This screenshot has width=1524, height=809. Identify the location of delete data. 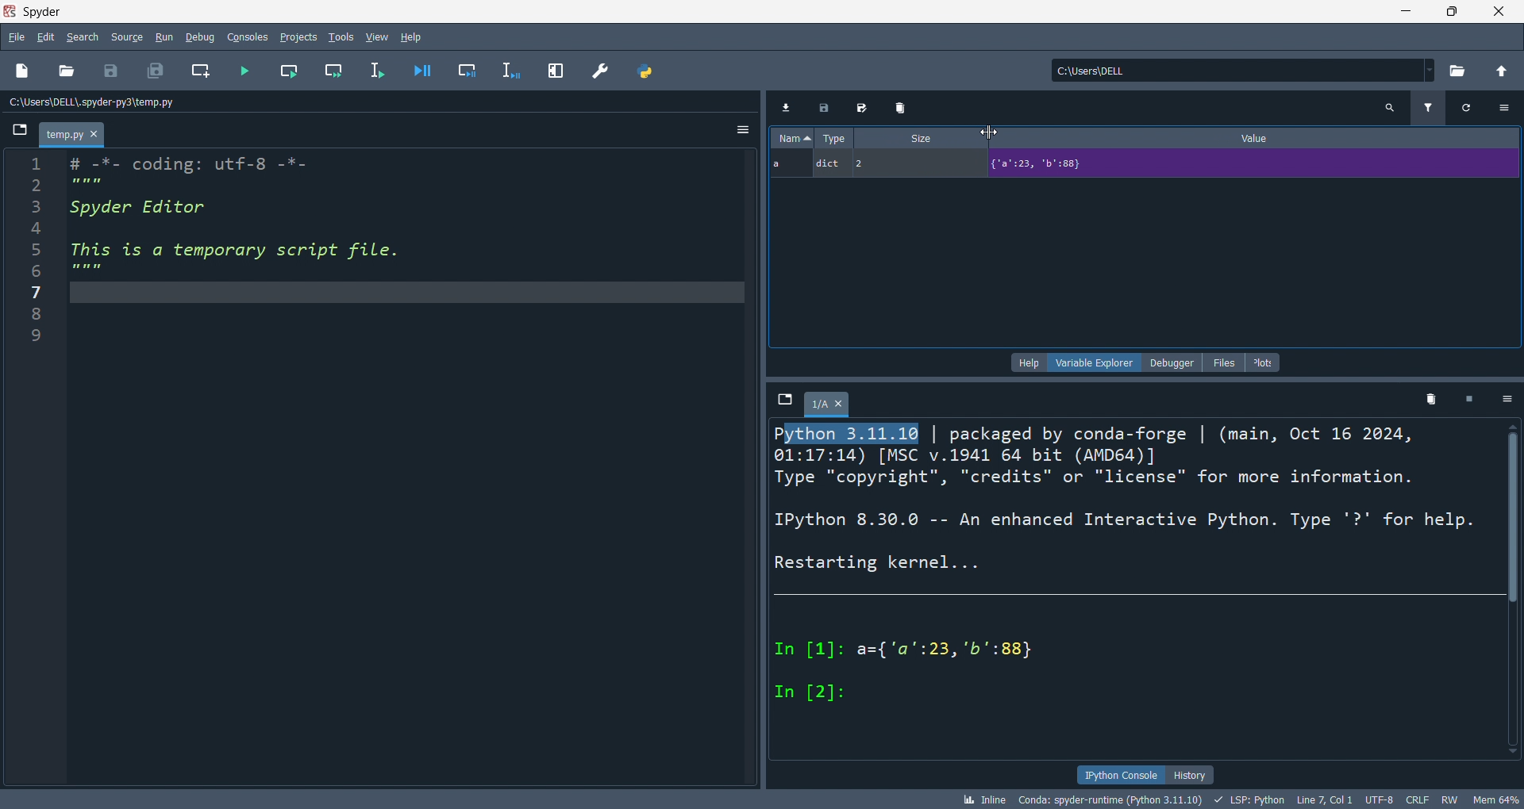
(895, 109).